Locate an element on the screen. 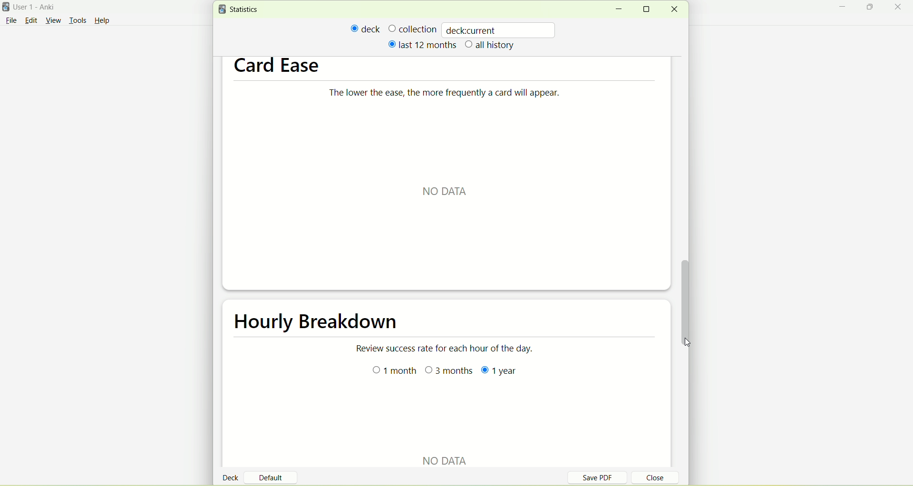 Image resolution: width=913 pixels, height=486 pixels. last 12 months is located at coordinates (421, 44).